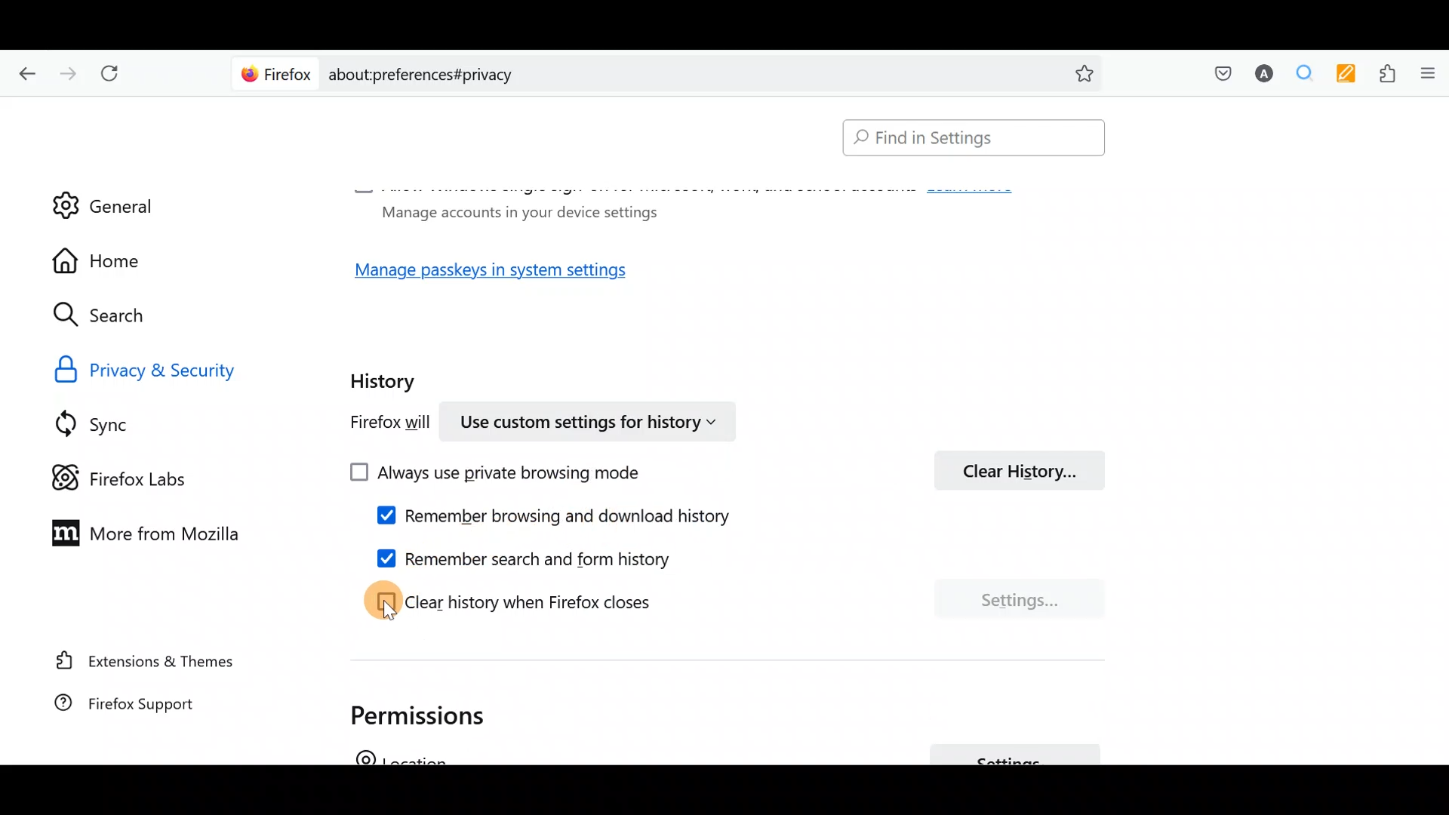 This screenshot has height=815, width=1449. What do you see at coordinates (143, 711) in the screenshot?
I see `Firefox support` at bounding box center [143, 711].